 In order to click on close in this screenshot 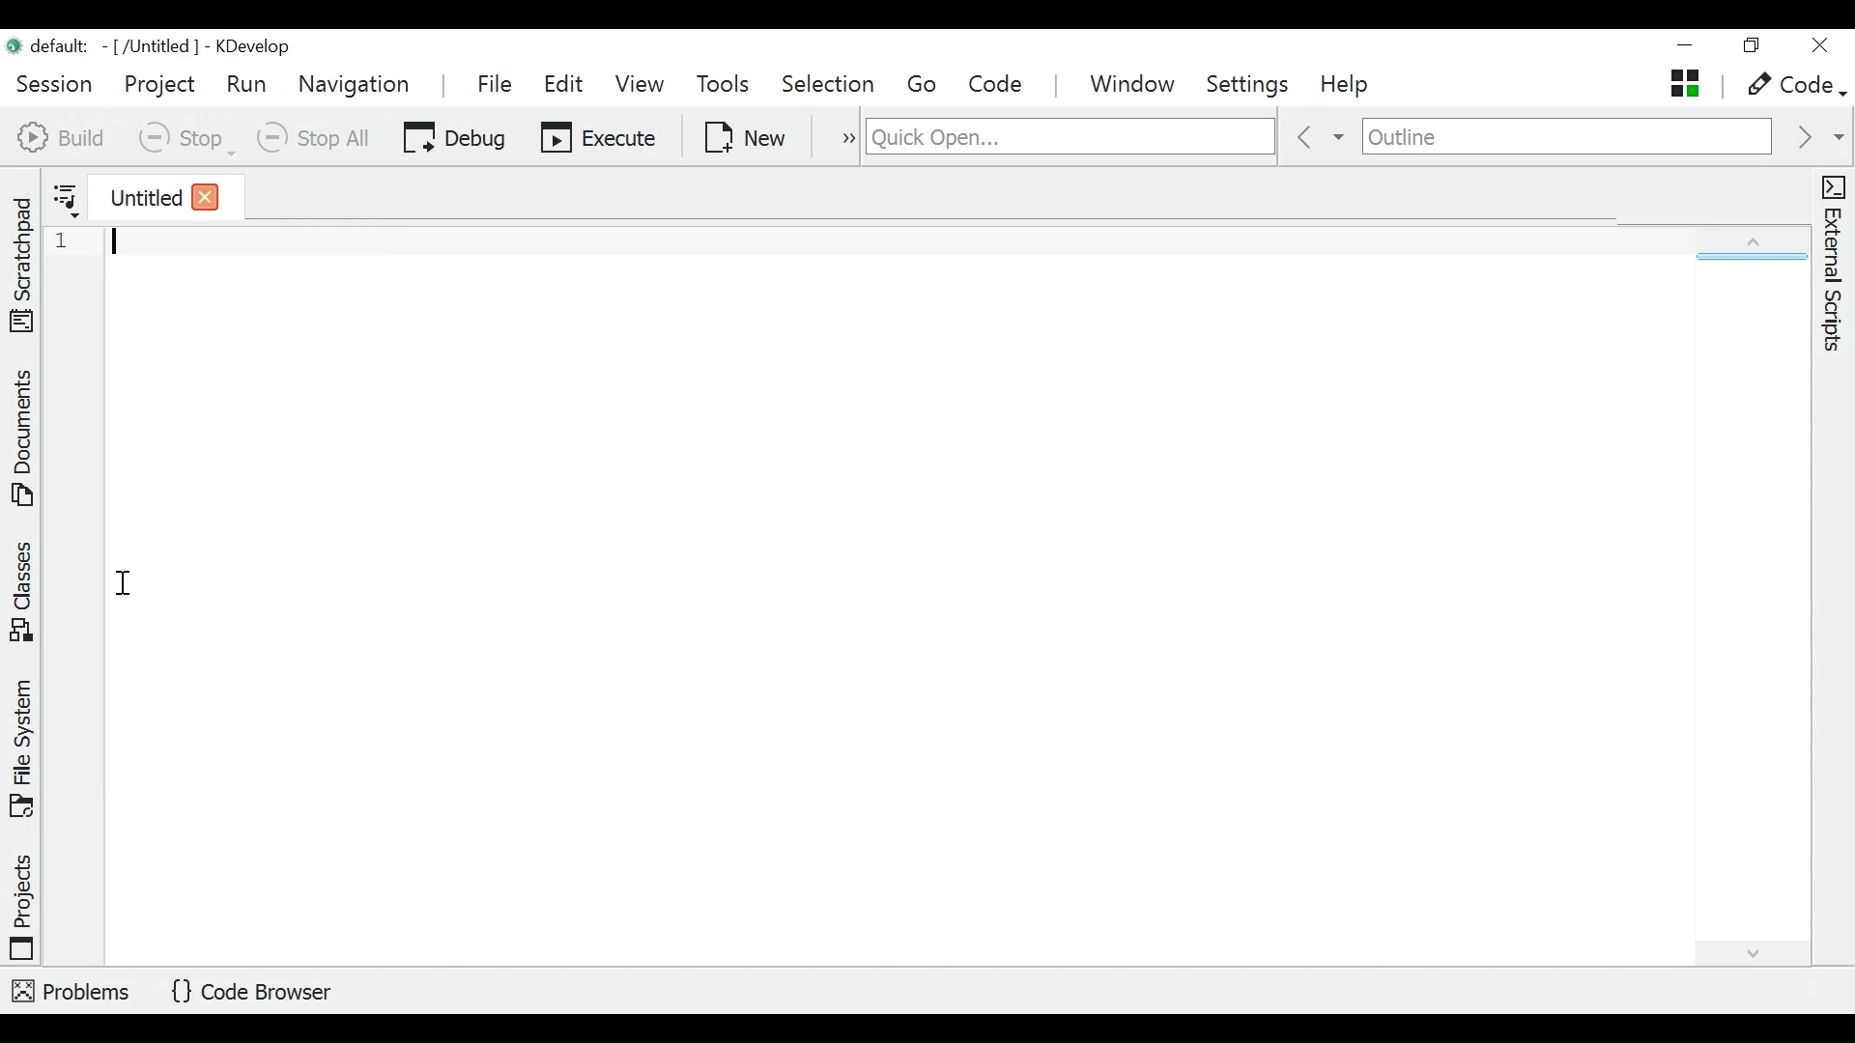, I will do `click(208, 197)`.